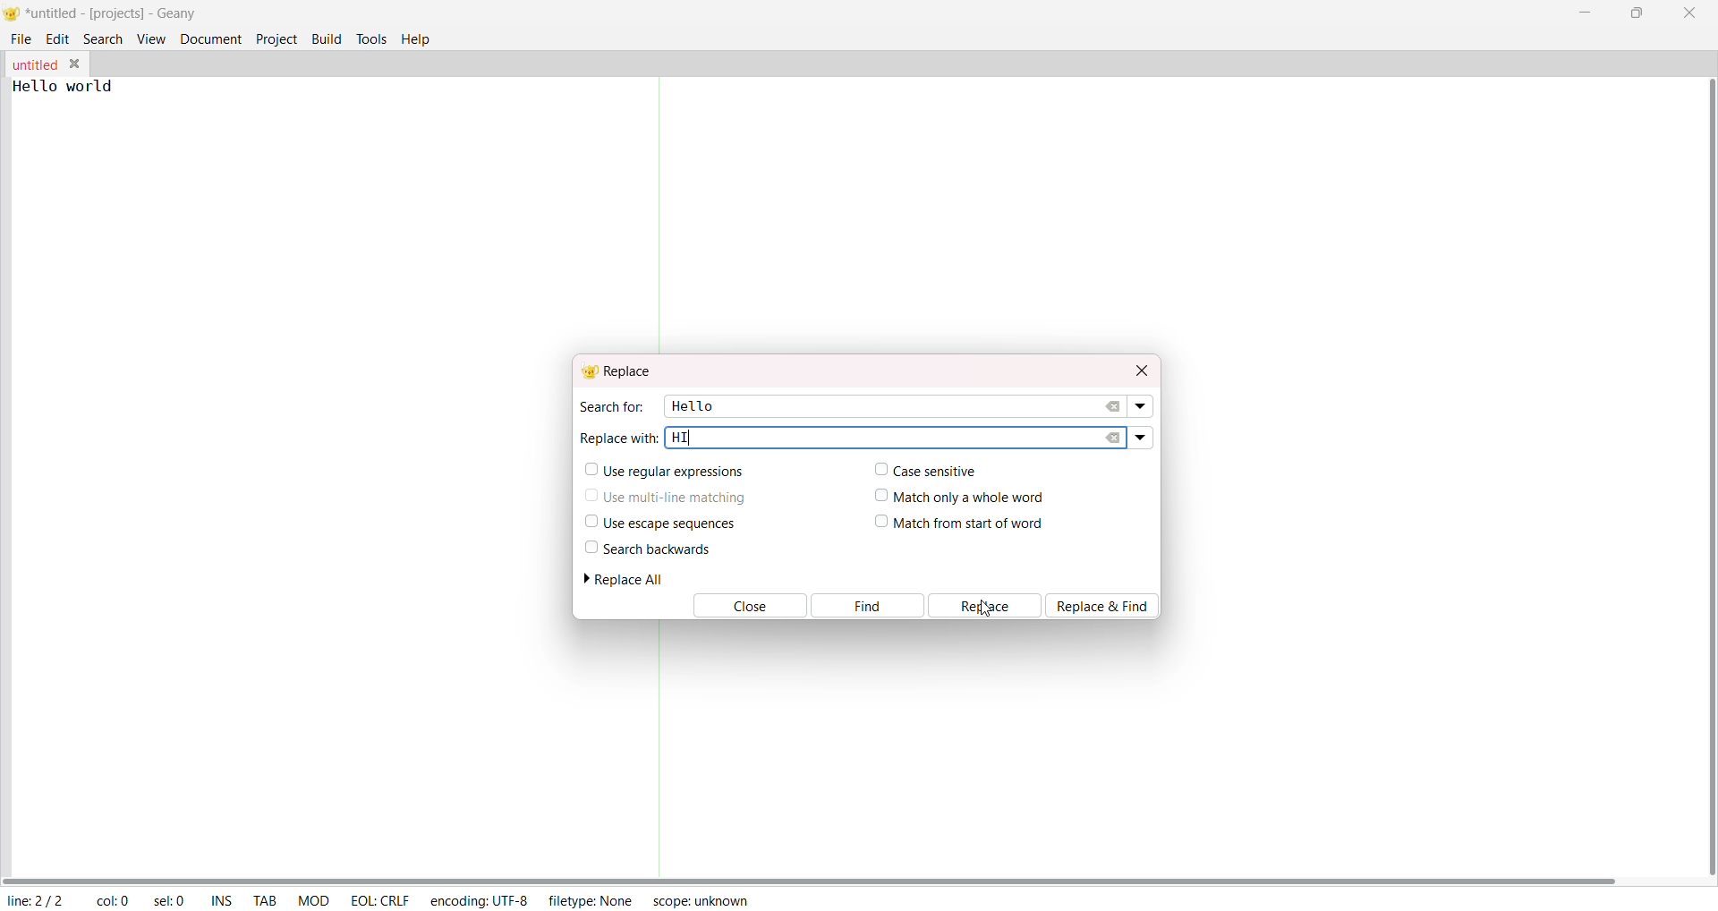 The width and height of the screenshot is (1718, 911). What do you see at coordinates (621, 371) in the screenshot?
I see `replace` at bounding box center [621, 371].